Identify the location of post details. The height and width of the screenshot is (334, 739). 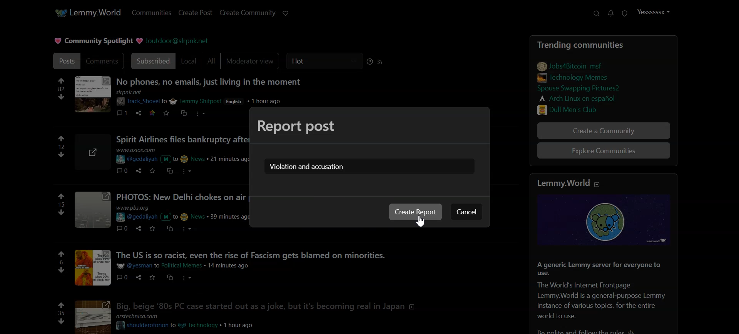
(187, 266).